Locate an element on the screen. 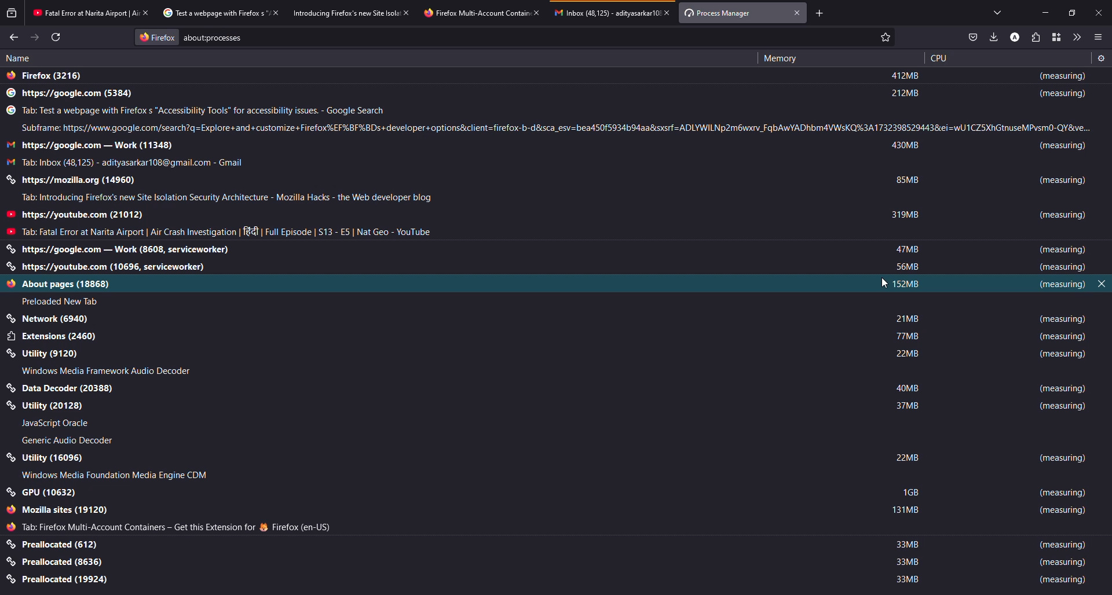 This screenshot has width=1112, height=595. measuring is located at coordinates (1056, 318).